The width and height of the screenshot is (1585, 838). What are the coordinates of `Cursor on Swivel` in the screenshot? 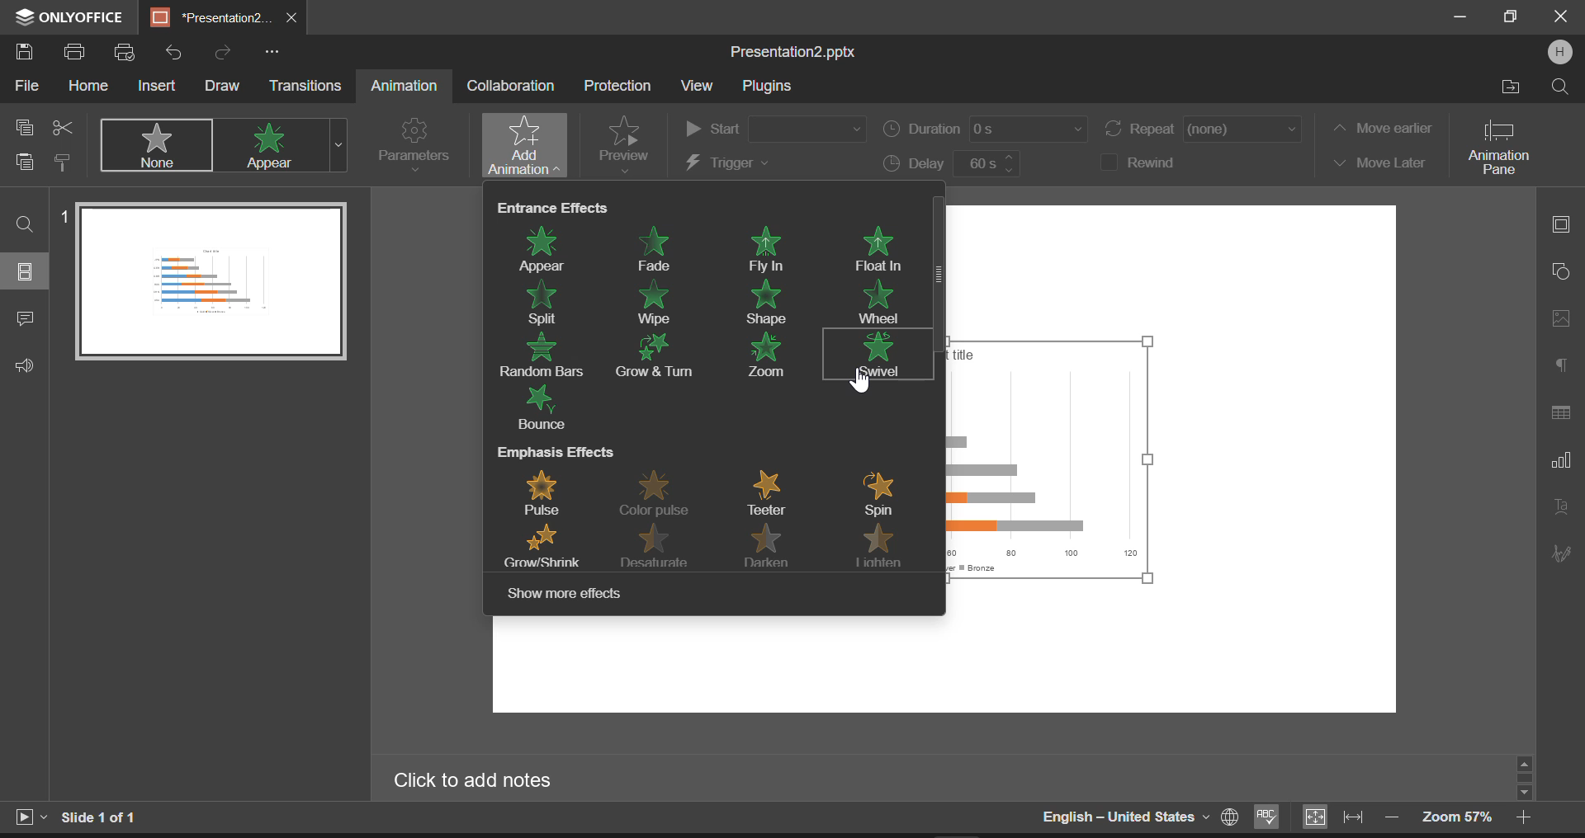 It's located at (861, 383).